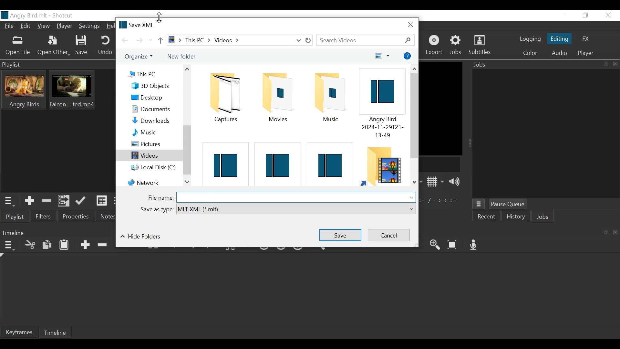  I want to click on Cut, so click(30, 245).